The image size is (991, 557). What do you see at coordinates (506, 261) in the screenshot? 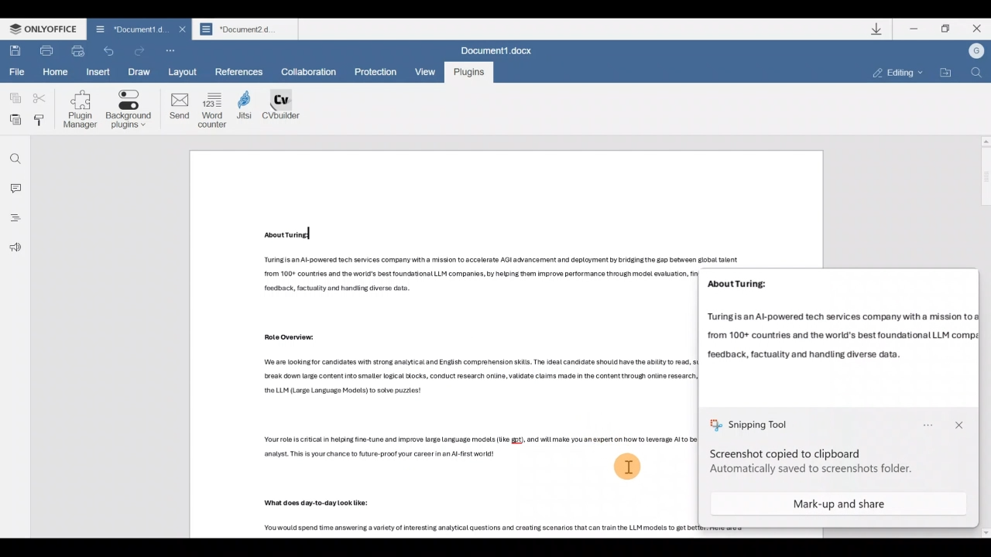
I see `` at bounding box center [506, 261].